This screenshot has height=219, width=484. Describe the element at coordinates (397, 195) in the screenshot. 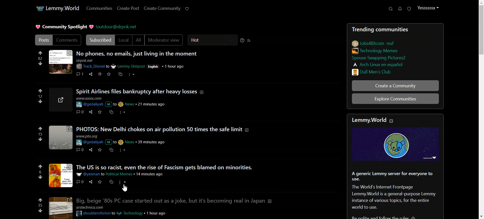

I see `Text` at that location.